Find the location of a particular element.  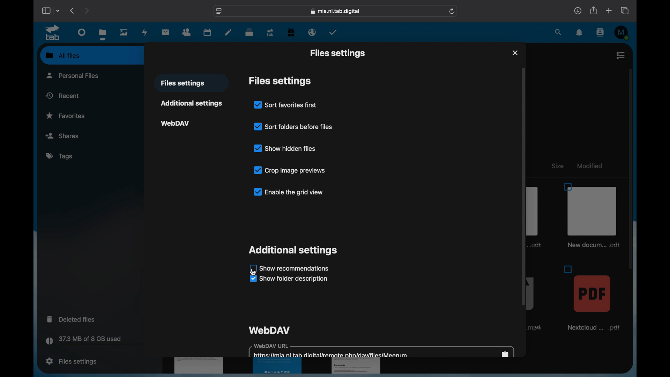

files settings is located at coordinates (280, 81).